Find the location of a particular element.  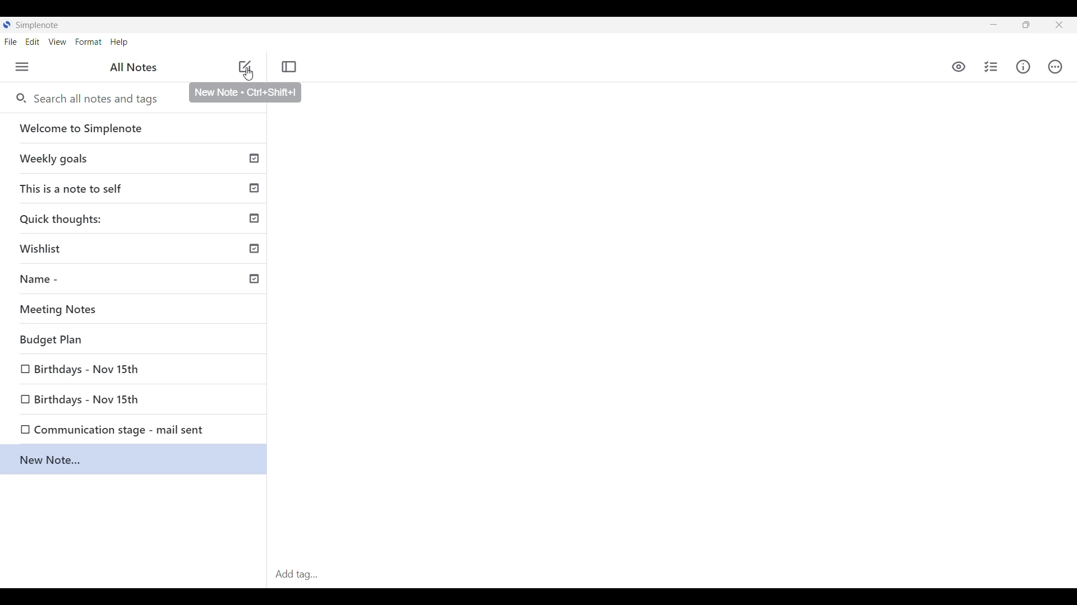

Toggle focus mode is located at coordinates (288, 67).